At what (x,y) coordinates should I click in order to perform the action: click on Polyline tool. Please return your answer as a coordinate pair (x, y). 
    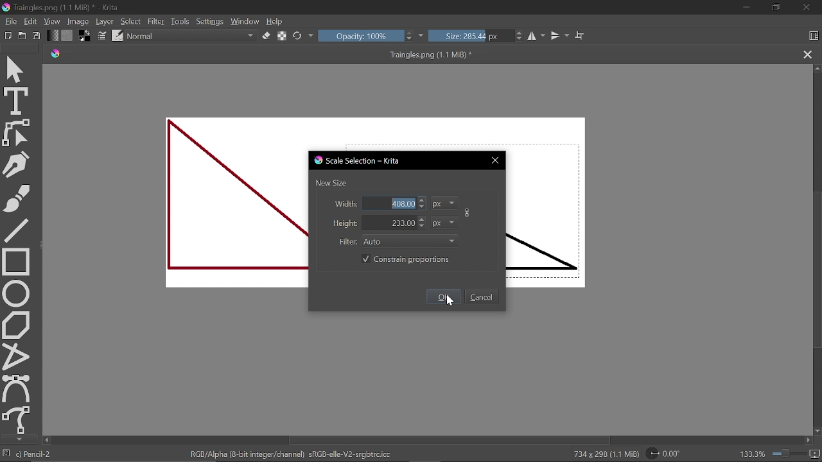
    Looking at the image, I should click on (16, 356).